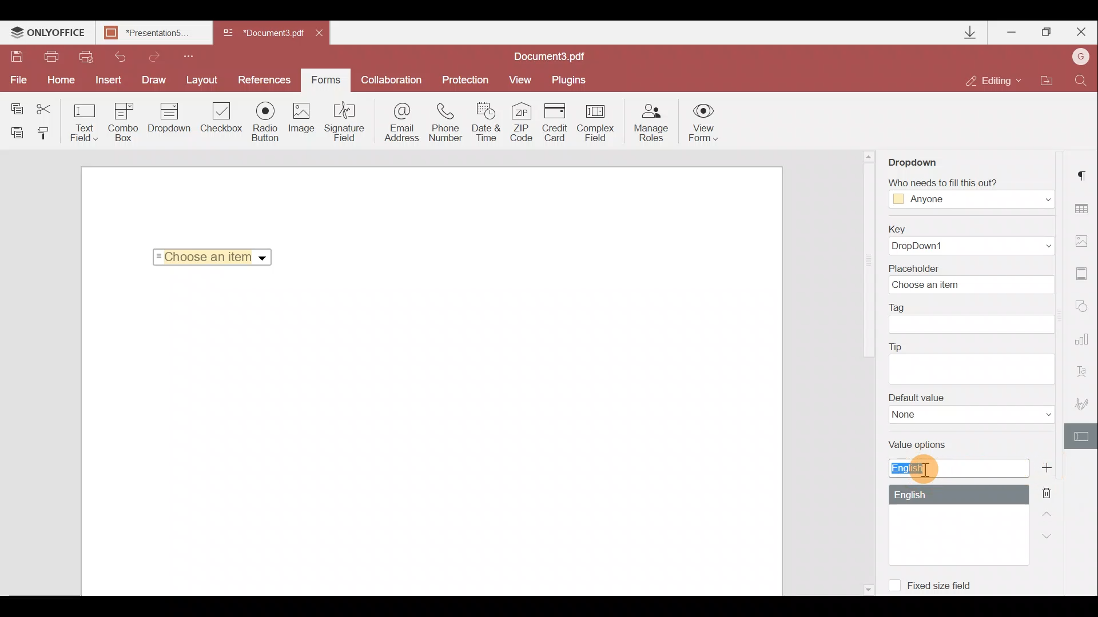 This screenshot has height=617, width=1098. Describe the element at coordinates (1083, 209) in the screenshot. I see `Table settings` at that location.